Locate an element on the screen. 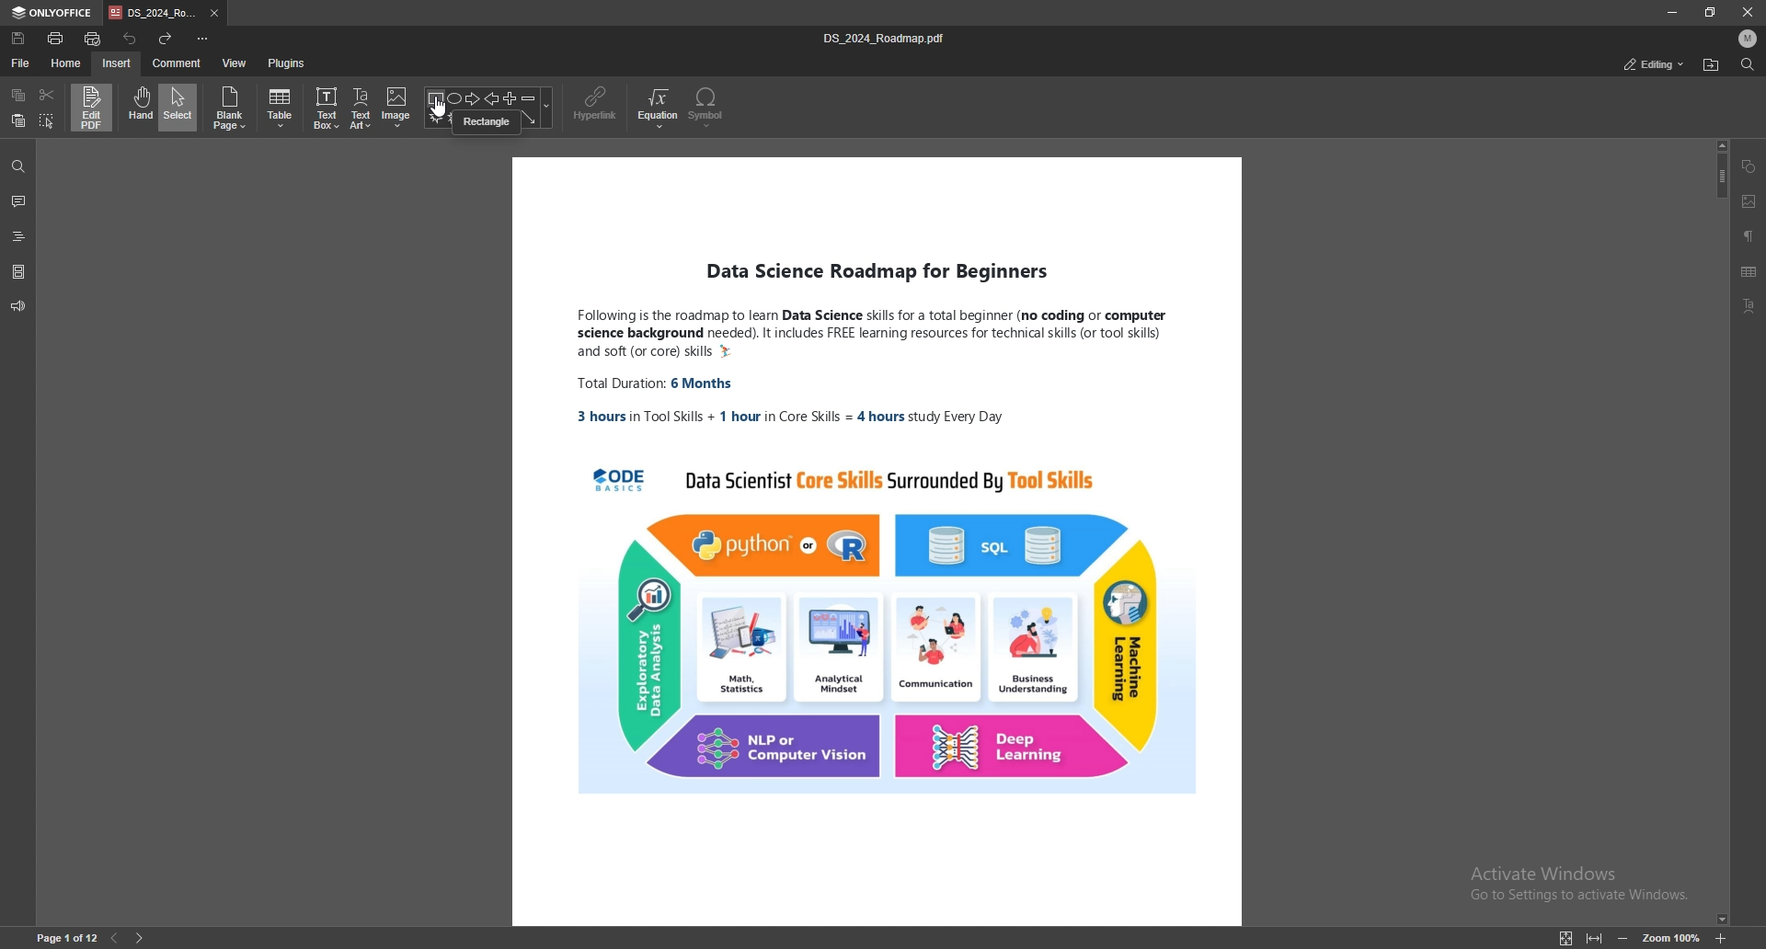 The image size is (1766, 949). cut is located at coordinates (46, 94).